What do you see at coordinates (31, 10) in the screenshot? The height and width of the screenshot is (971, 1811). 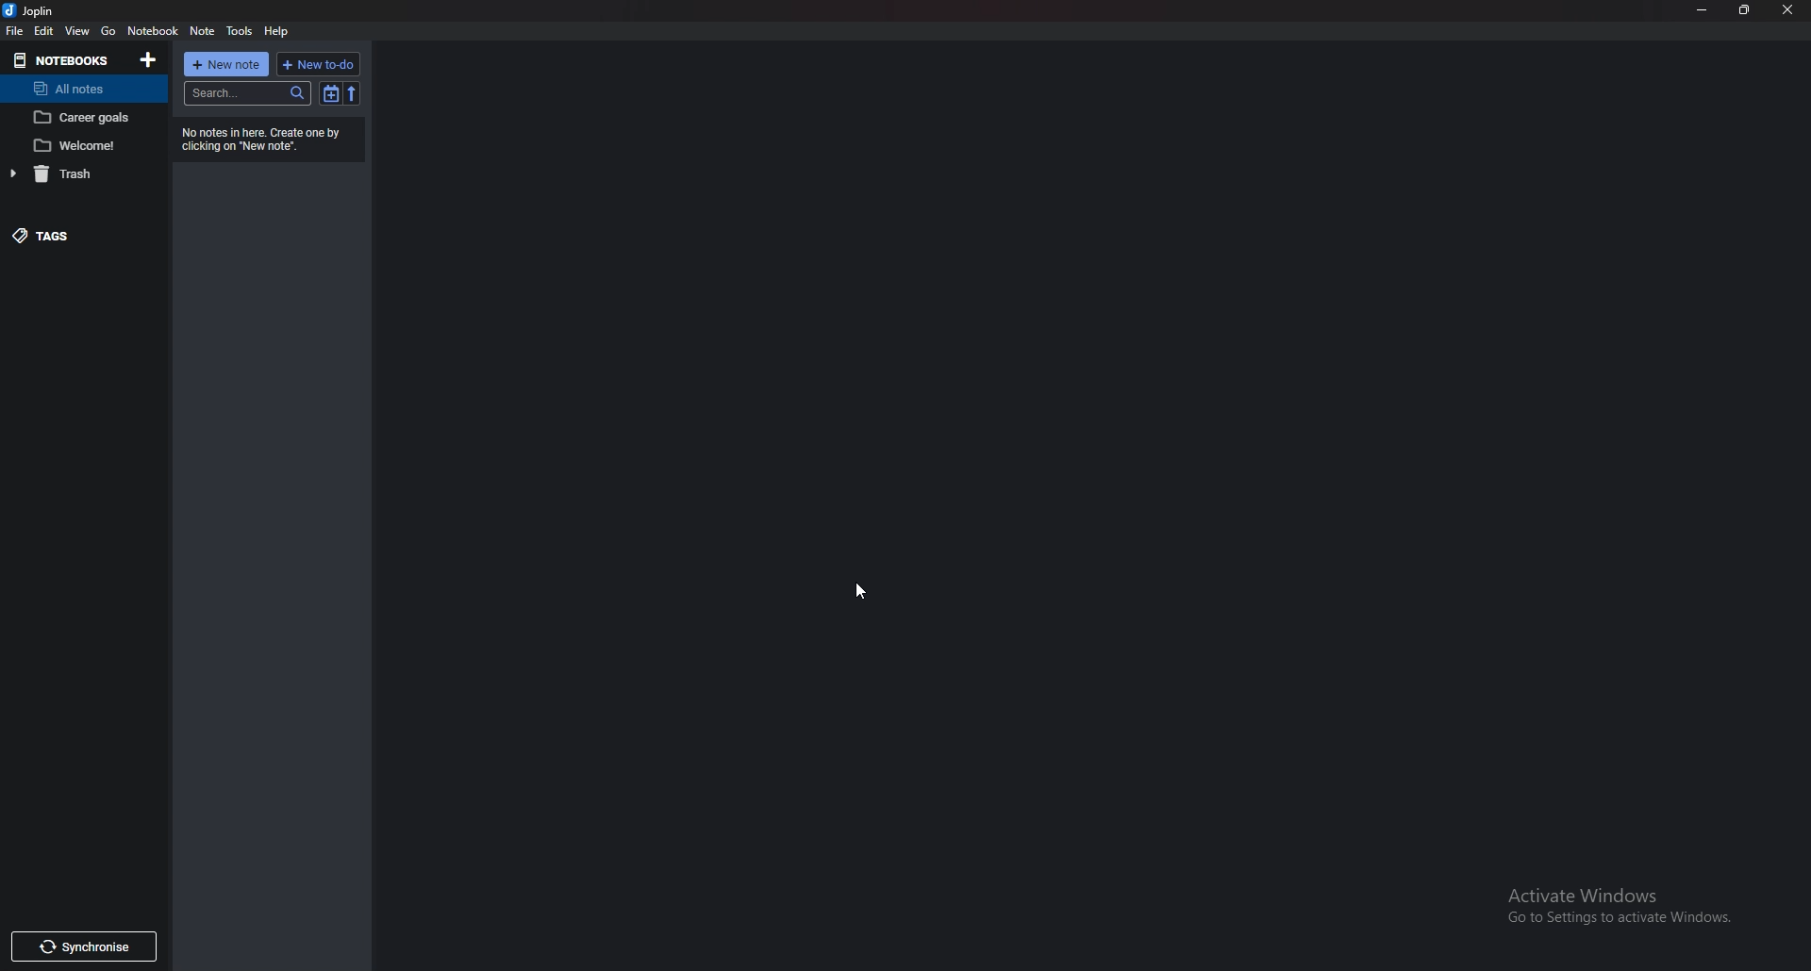 I see `joplin` at bounding box center [31, 10].